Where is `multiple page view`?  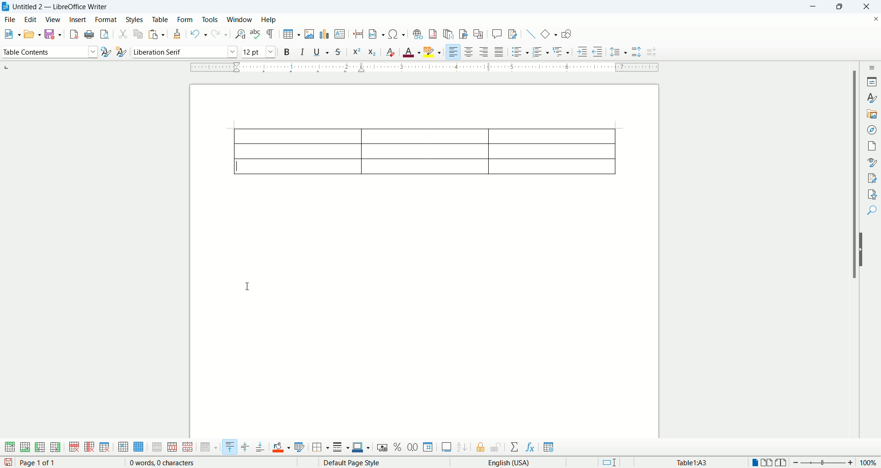 multiple page view is located at coordinates (768, 462).